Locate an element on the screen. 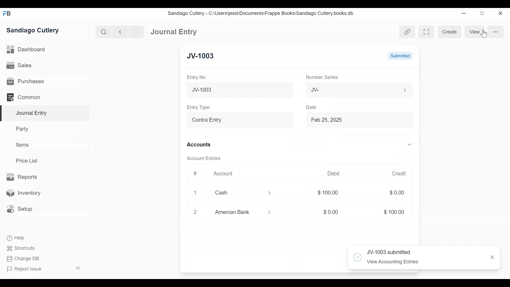 This screenshot has width=510, height=287. Frappe Books Desktop icon is located at coordinates (7, 13).